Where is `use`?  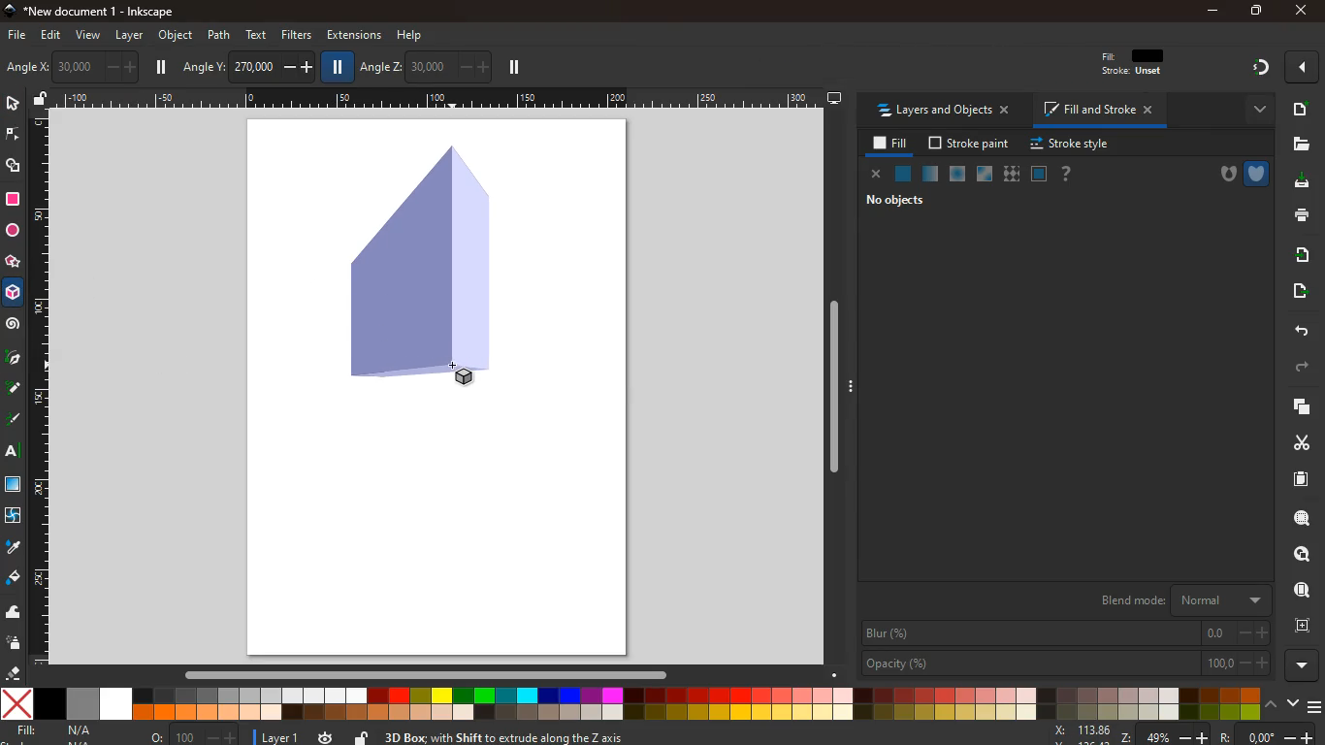 use is located at coordinates (1296, 591).